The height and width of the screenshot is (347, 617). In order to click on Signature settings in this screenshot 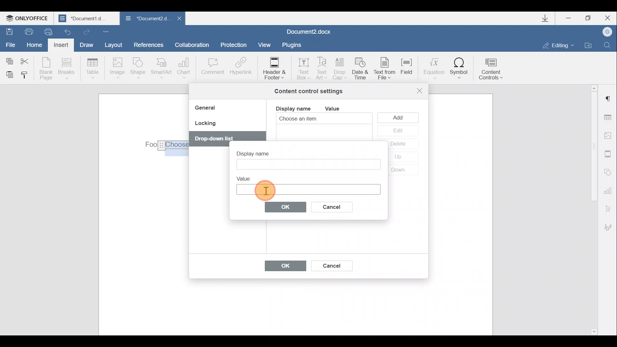, I will do `click(611, 227)`.